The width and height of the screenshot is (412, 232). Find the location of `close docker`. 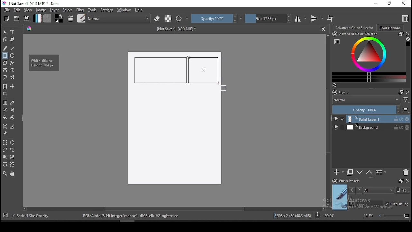

close docker is located at coordinates (407, 180).